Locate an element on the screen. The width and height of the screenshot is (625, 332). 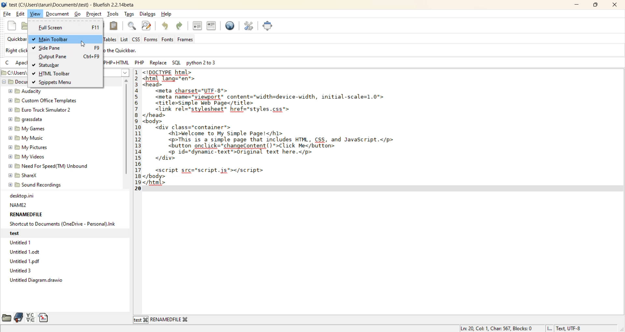
open is located at coordinates (27, 25).